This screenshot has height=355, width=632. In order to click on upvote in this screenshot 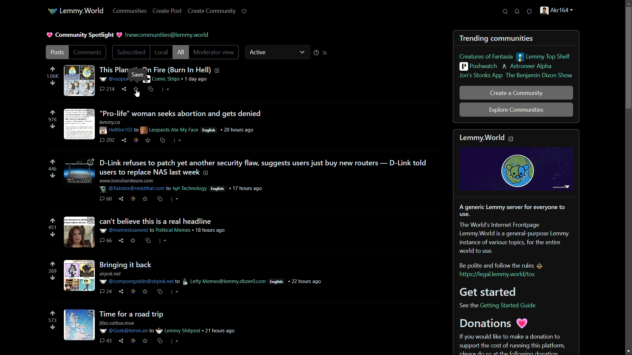, I will do `click(52, 314)`.